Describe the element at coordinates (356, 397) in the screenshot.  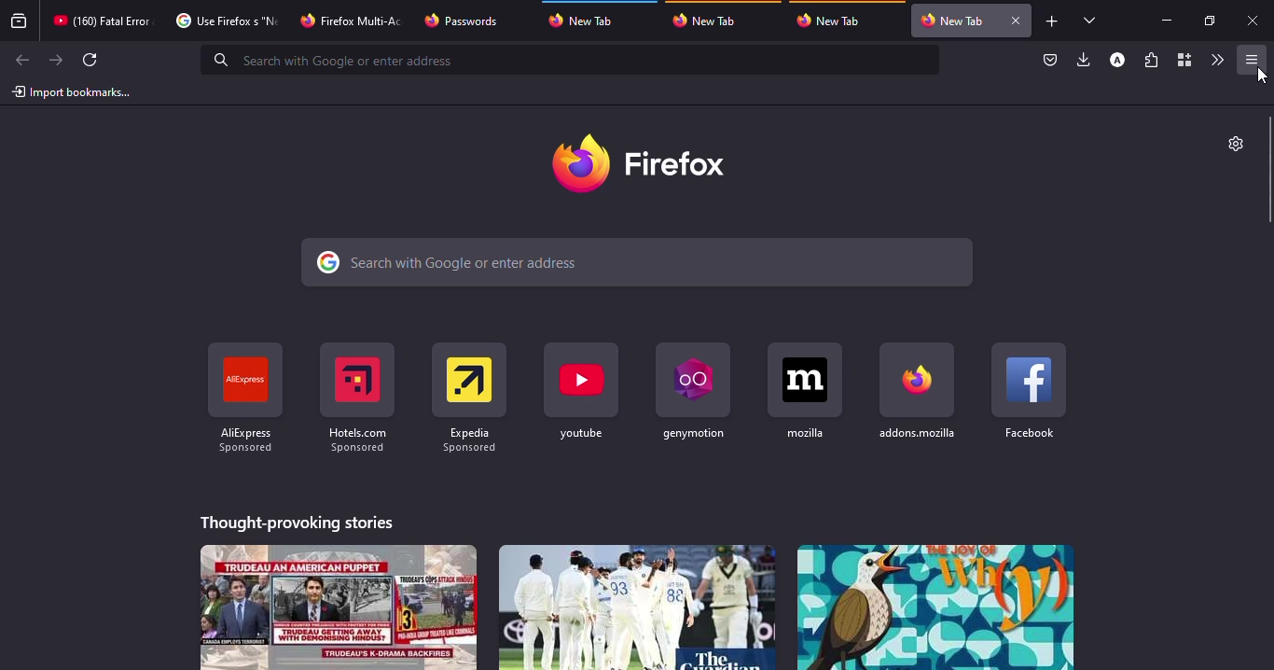
I see `shortcut` at that location.